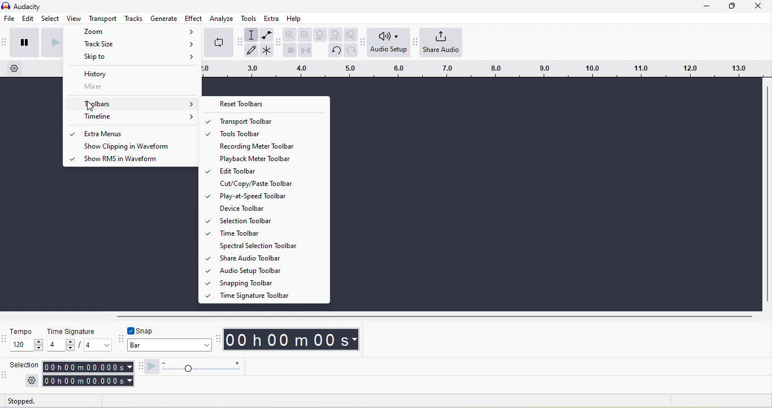  I want to click on Snapping tool bar, so click(271, 283).